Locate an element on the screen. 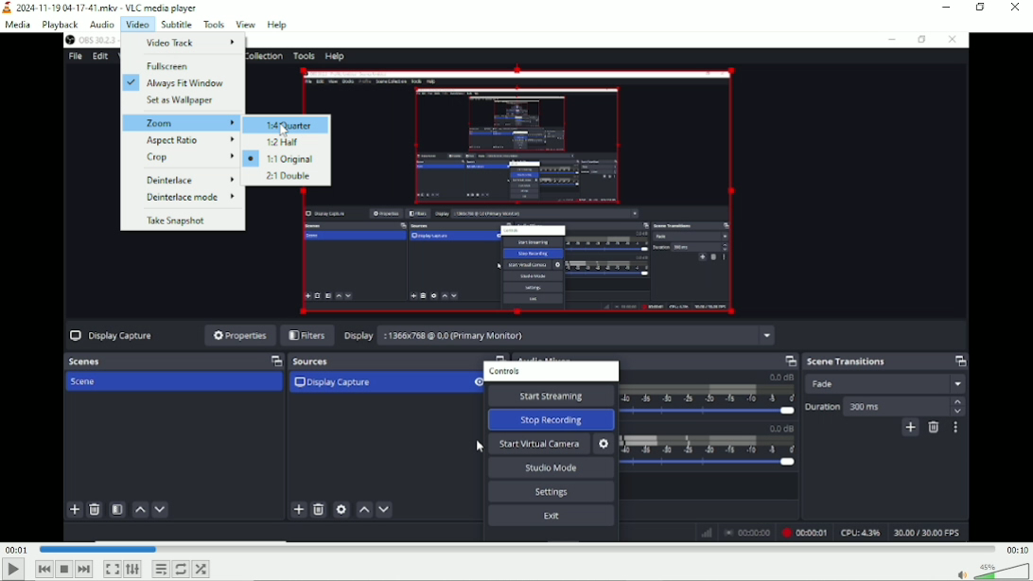 The width and height of the screenshot is (1033, 581). quarter is located at coordinates (288, 125).